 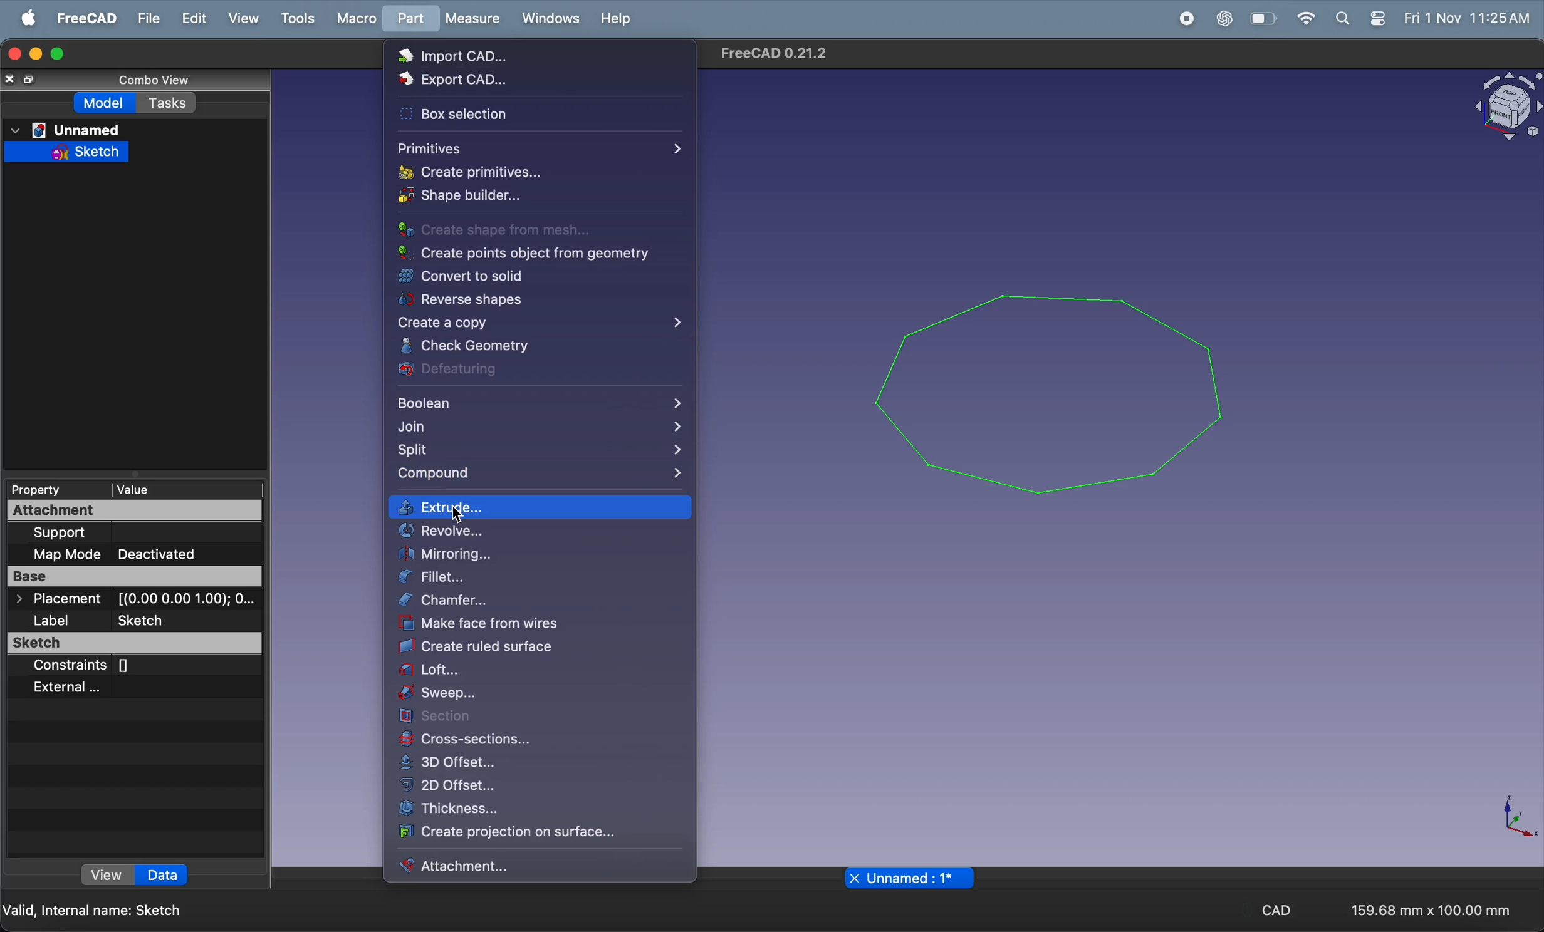 What do you see at coordinates (123, 512) in the screenshot?
I see `attachment` at bounding box center [123, 512].